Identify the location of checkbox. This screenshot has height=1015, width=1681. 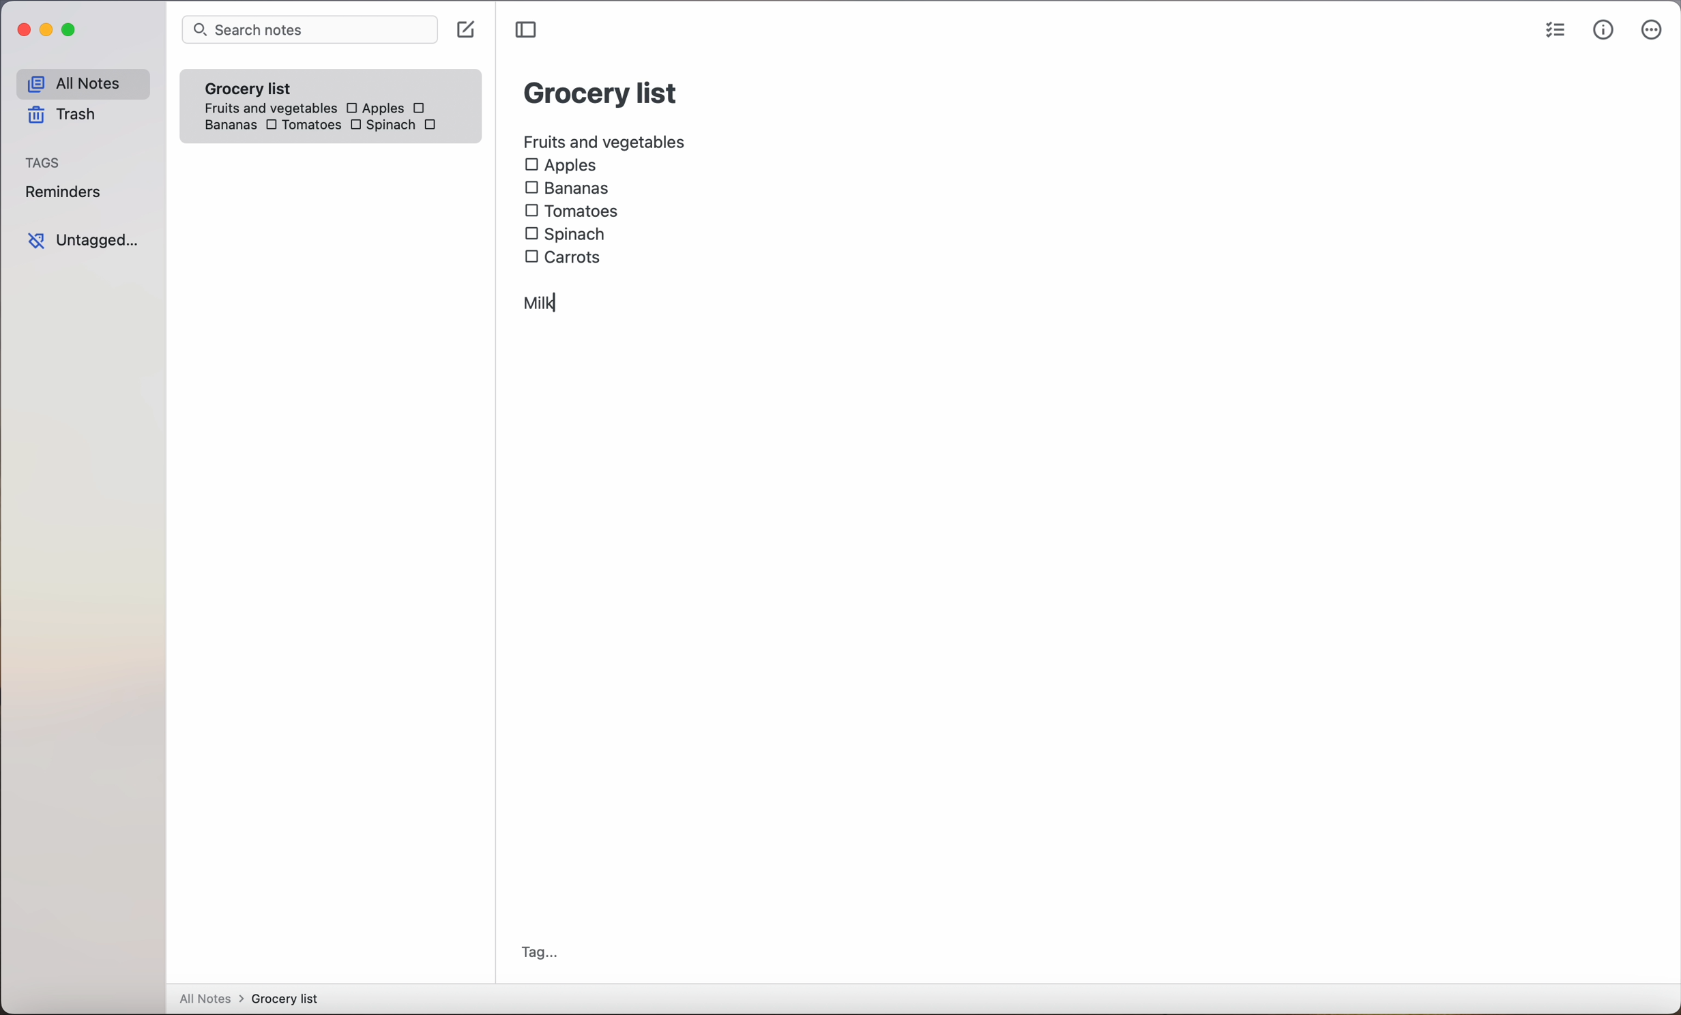
(422, 108).